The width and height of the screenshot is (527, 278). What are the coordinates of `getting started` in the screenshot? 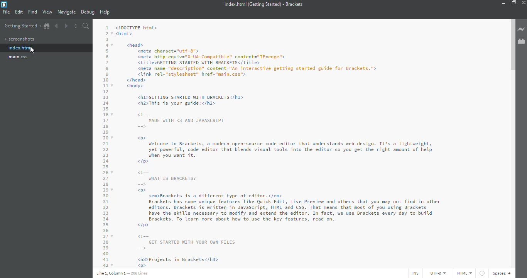 It's located at (22, 26).